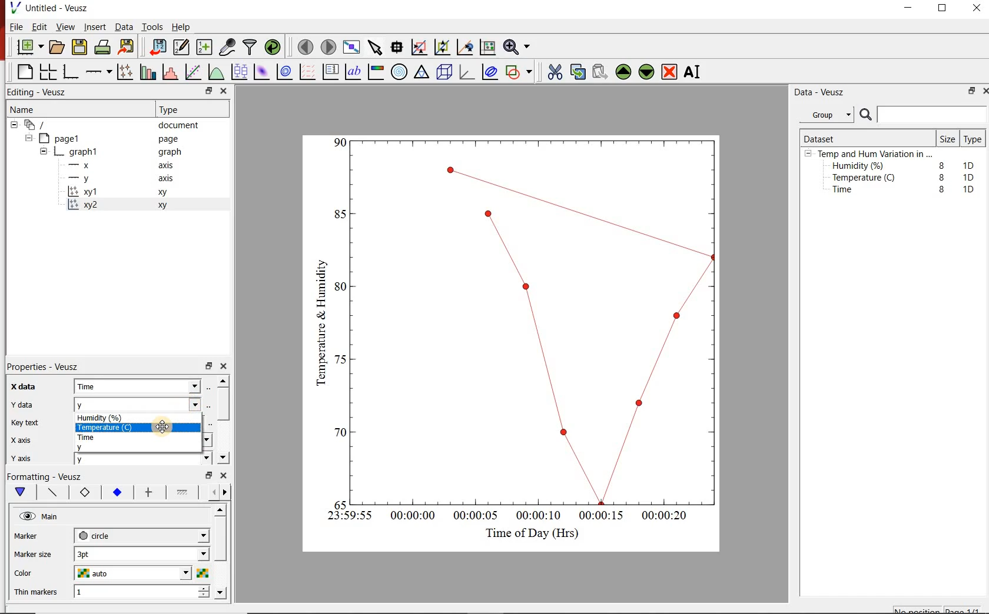  Describe the element at coordinates (128, 46) in the screenshot. I see `Export to graphics format` at that location.